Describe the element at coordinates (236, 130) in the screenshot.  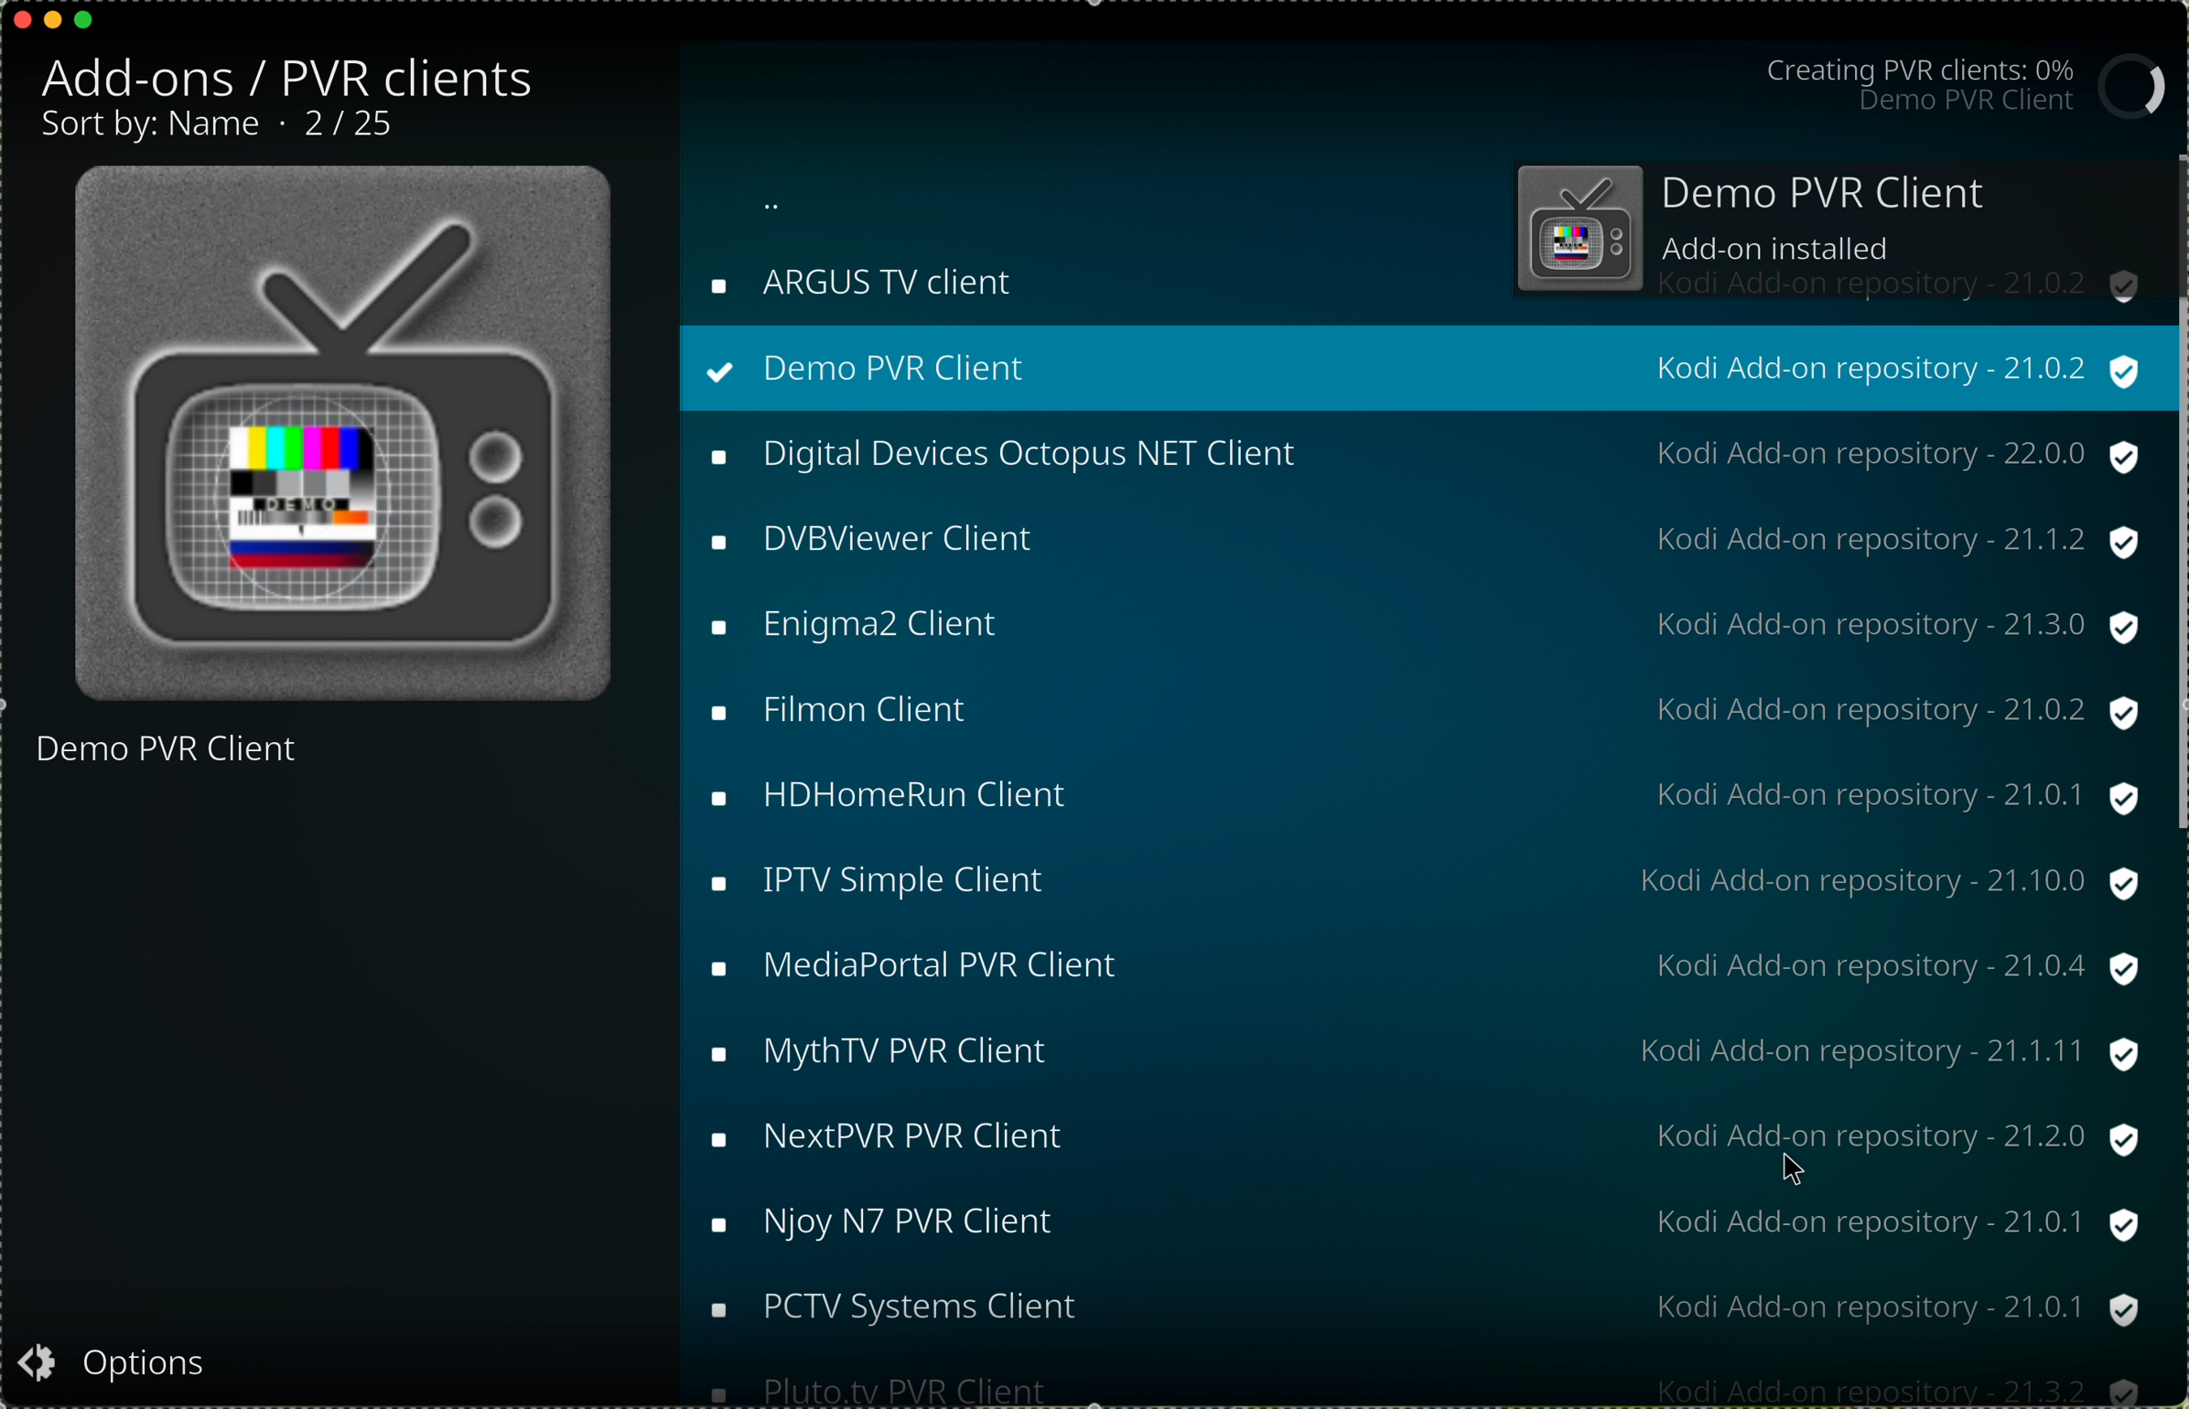
I see `Sort by: Name 2/25` at that location.